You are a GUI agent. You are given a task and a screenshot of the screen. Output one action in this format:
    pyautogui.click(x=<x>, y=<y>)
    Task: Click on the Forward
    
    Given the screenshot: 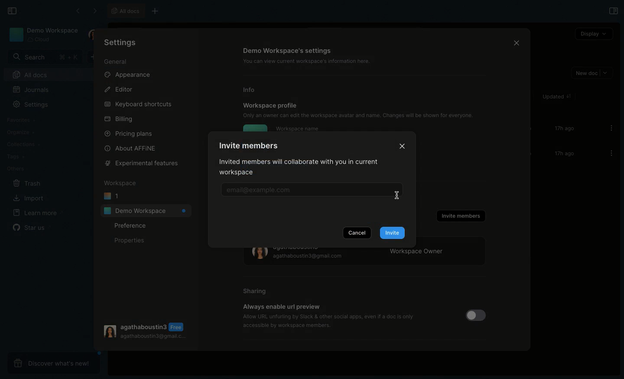 What is the action you would take?
    pyautogui.click(x=94, y=10)
    